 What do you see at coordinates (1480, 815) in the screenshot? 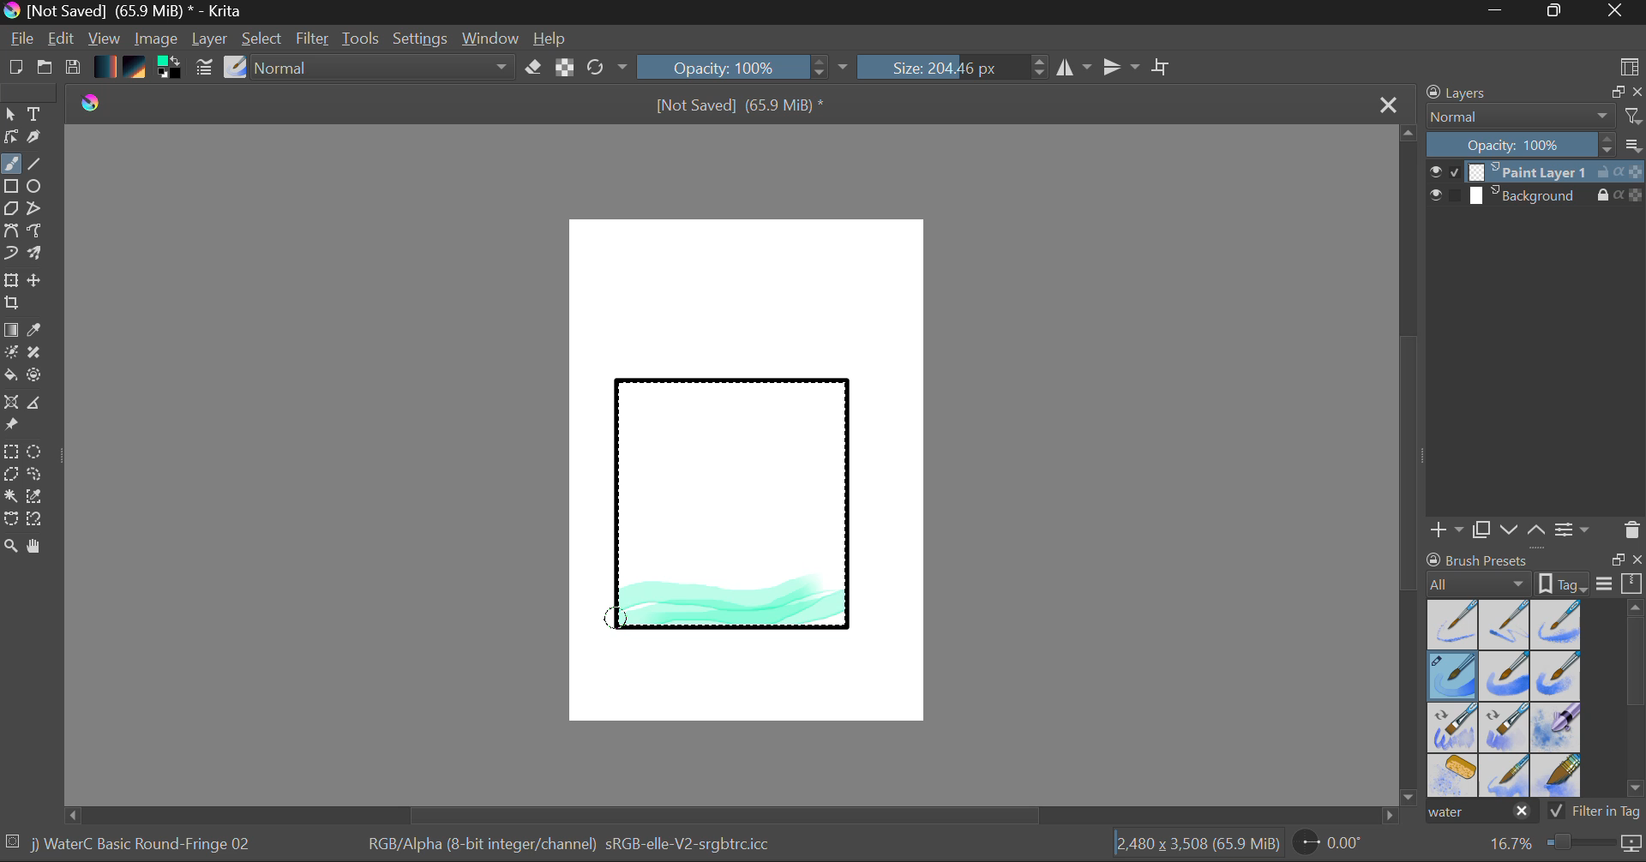
I see `"water" search in brush presets` at bounding box center [1480, 815].